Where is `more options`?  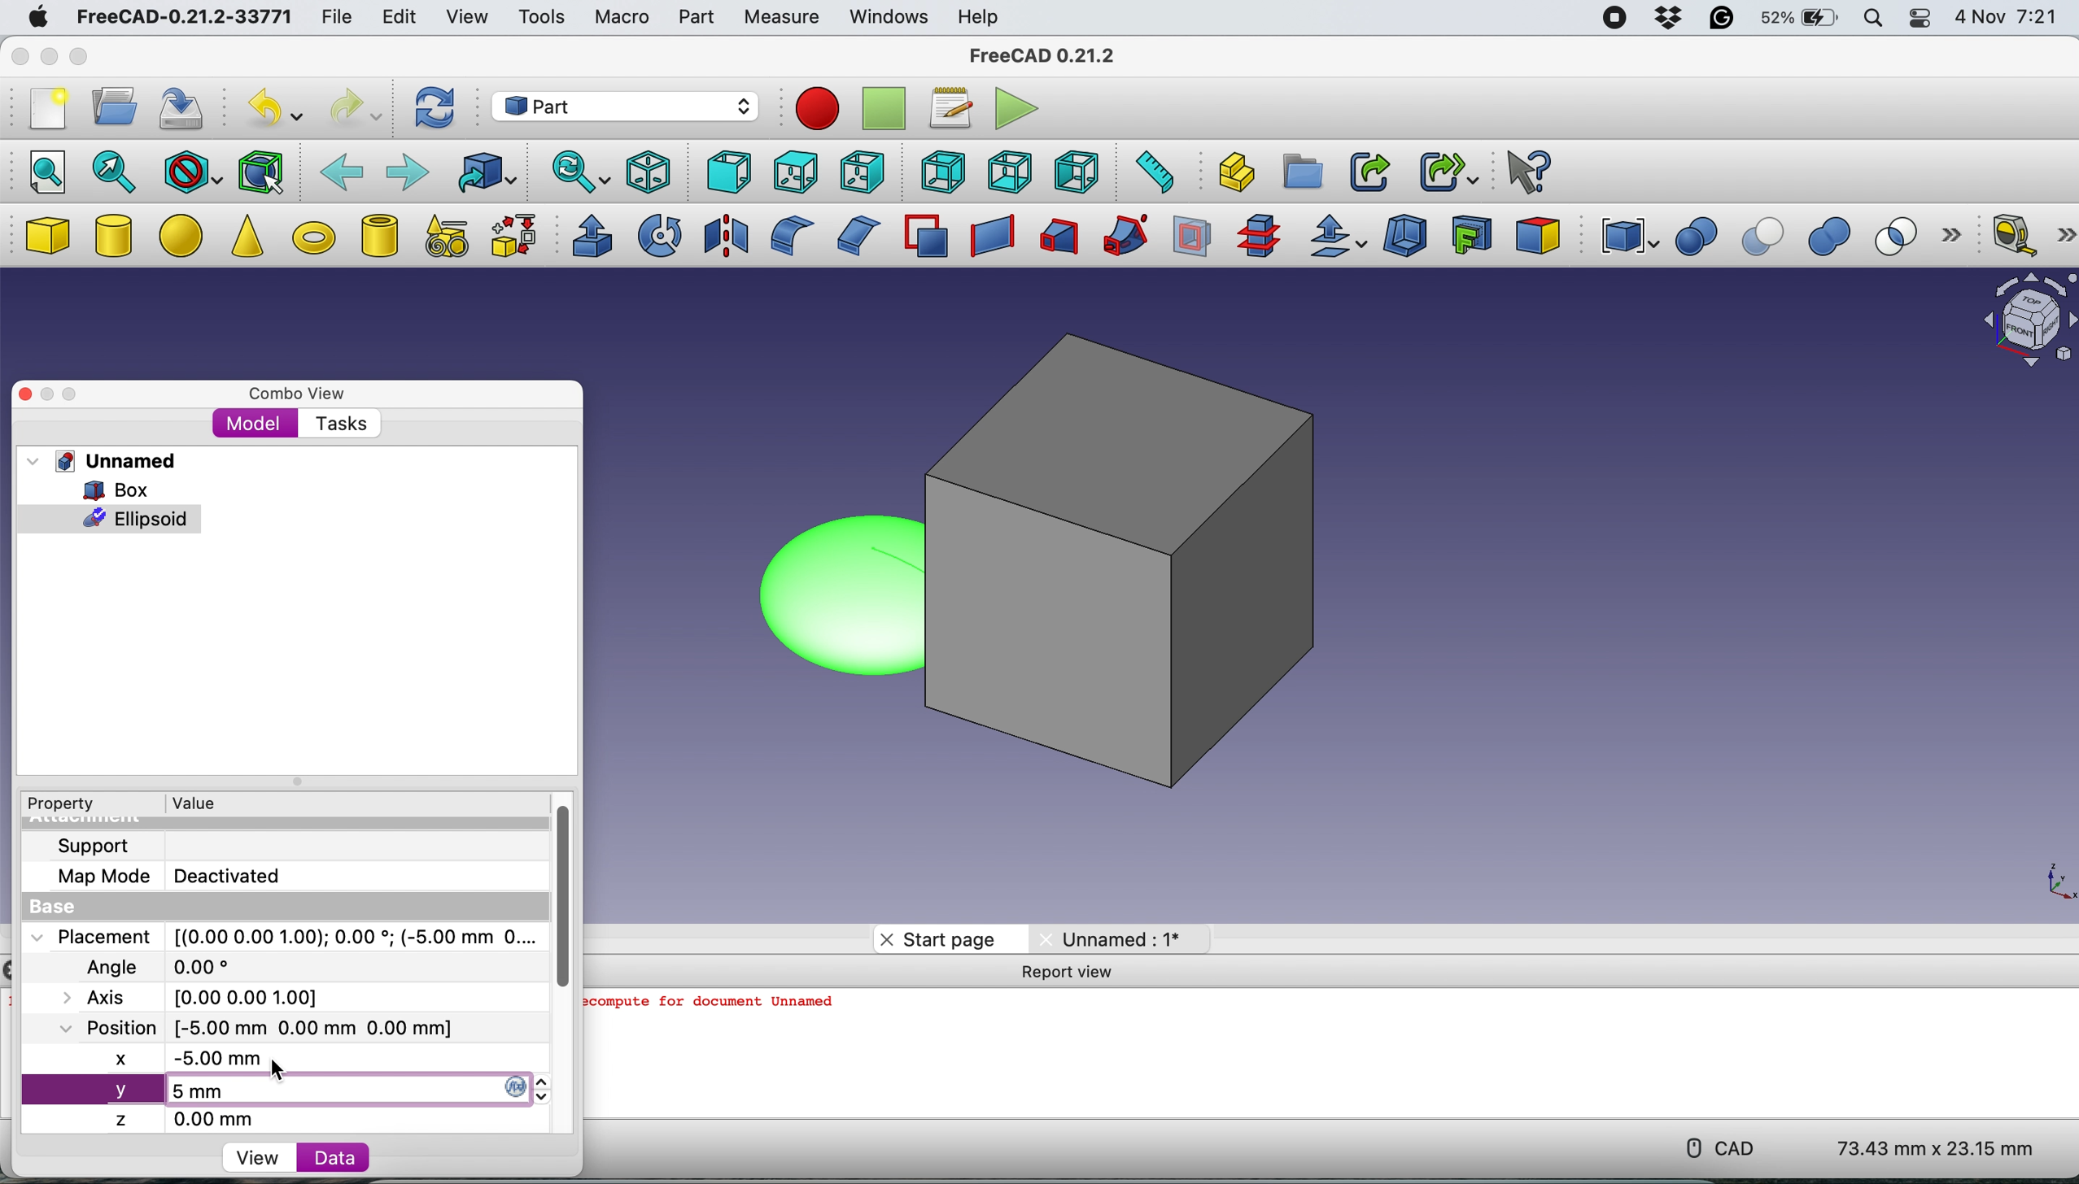 more options is located at coordinates (1958, 237).